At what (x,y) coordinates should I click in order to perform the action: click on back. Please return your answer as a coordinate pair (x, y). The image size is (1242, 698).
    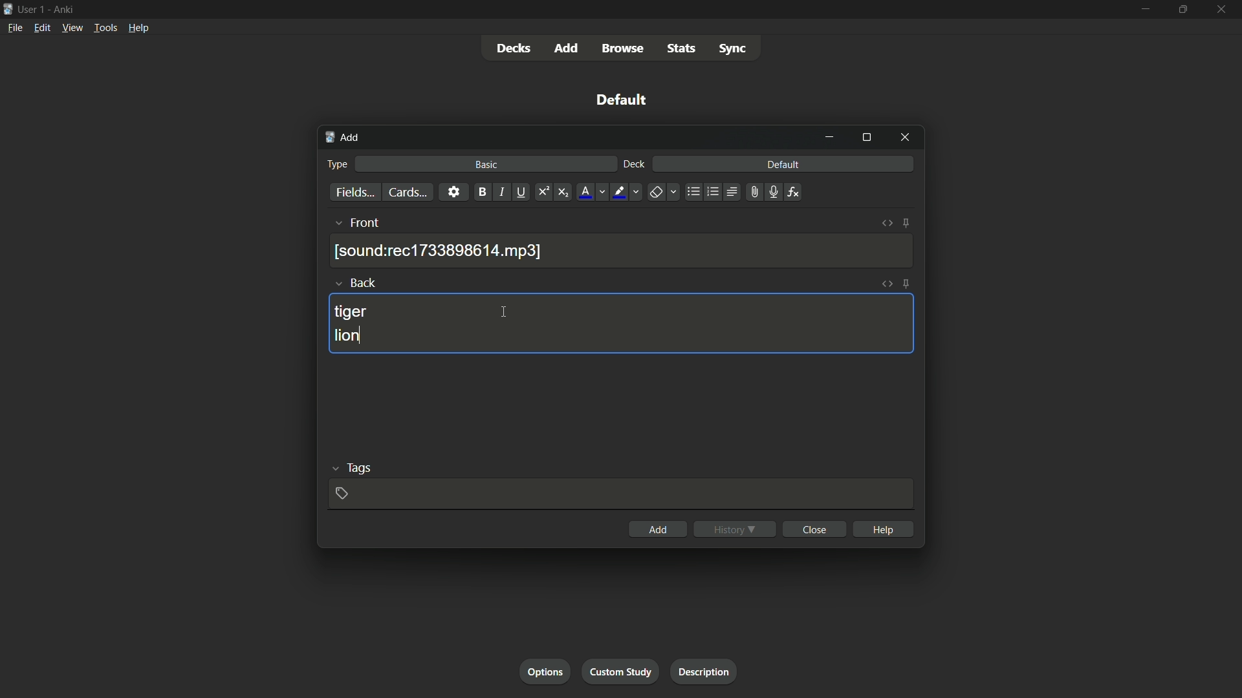
    Looking at the image, I should click on (365, 282).